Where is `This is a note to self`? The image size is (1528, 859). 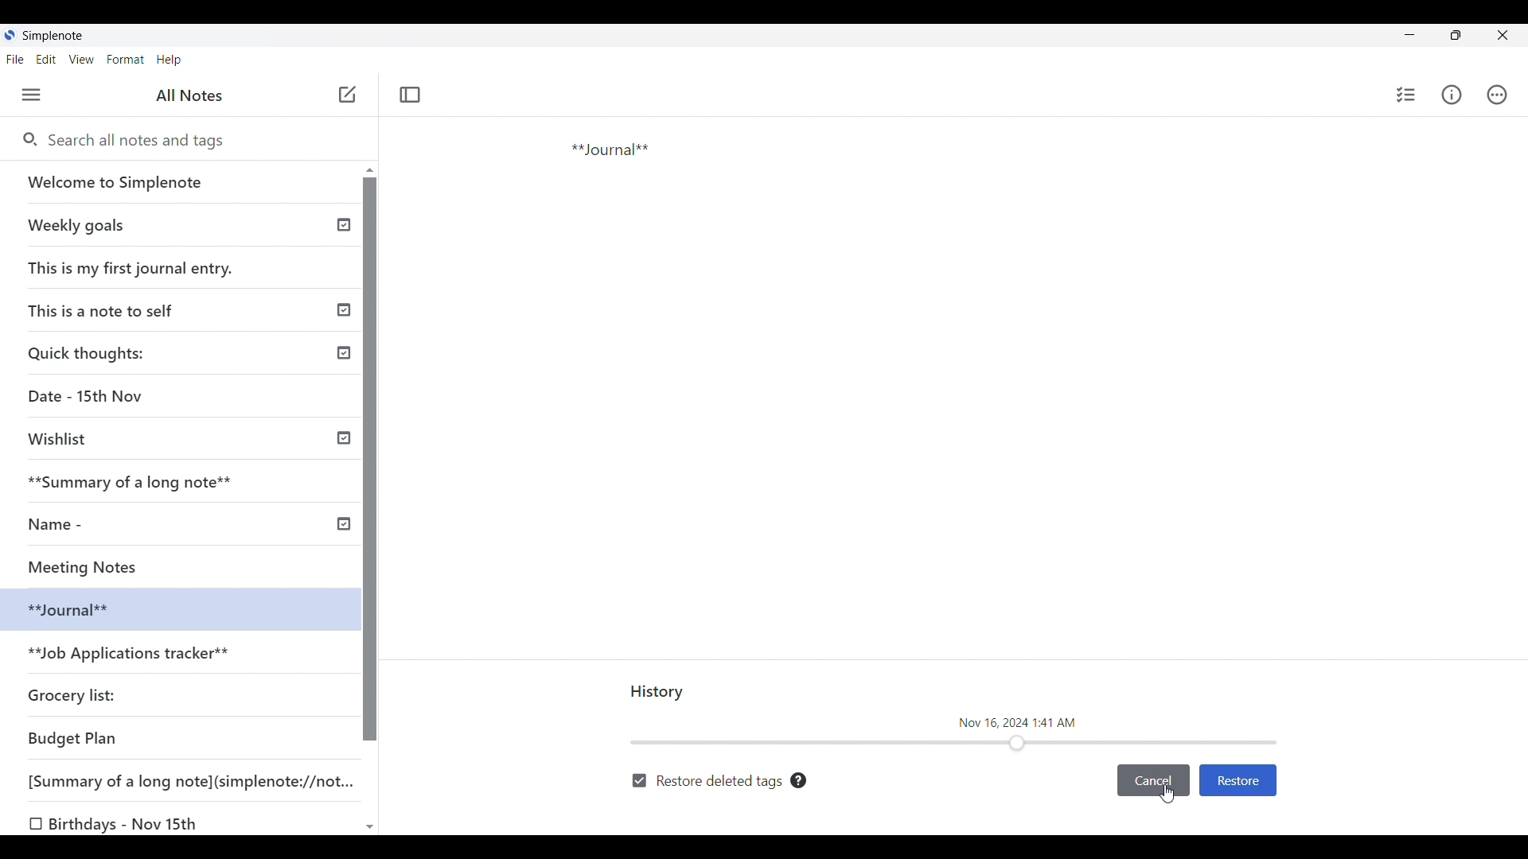 This is a note to self is located at coordinates (107, 309).